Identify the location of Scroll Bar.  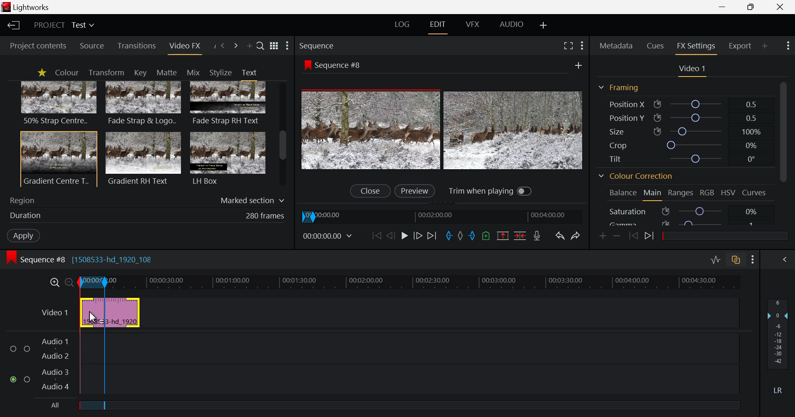
(283, 135).